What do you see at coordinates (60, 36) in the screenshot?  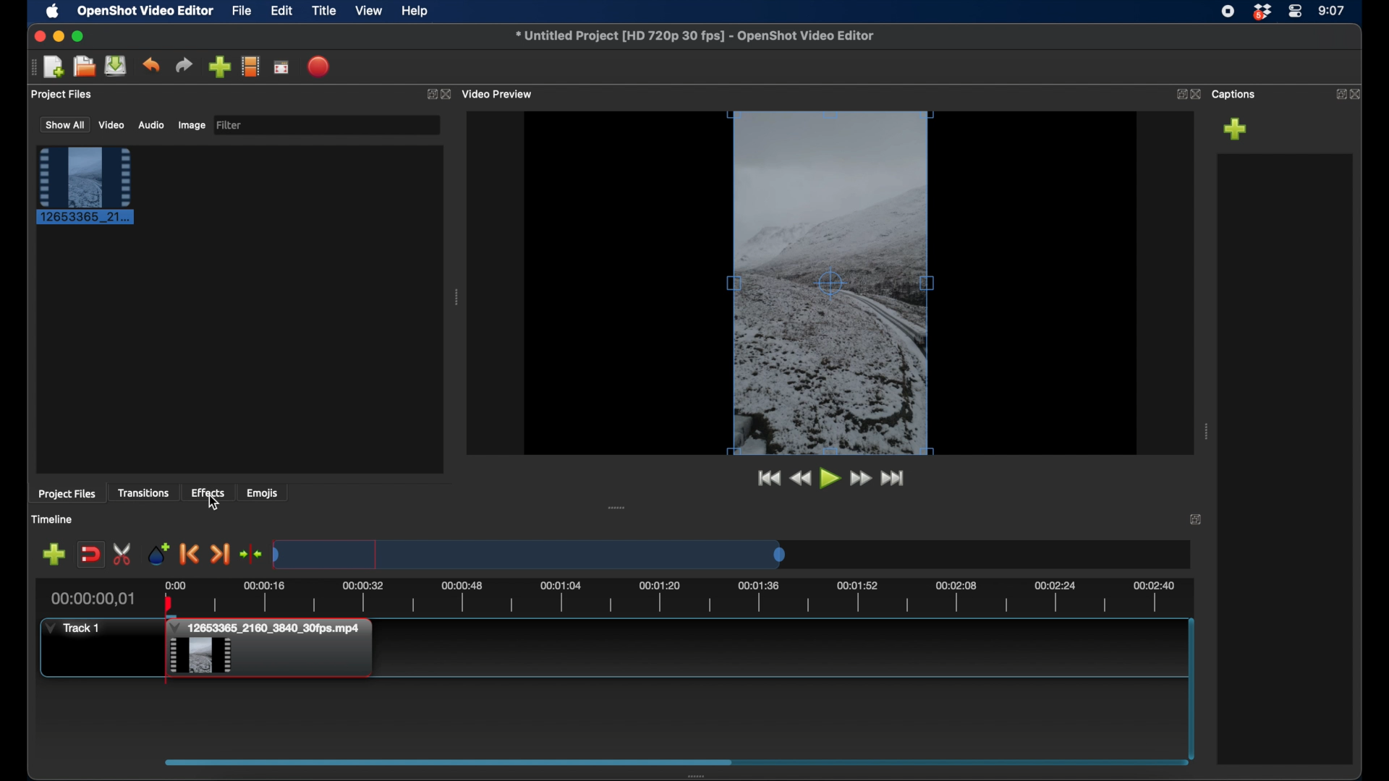 I see `minimize` at bounding box center [60, 36].